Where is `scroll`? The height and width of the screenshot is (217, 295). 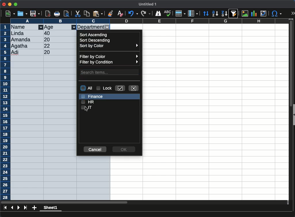 scroll is located at coordinates (289, 111).